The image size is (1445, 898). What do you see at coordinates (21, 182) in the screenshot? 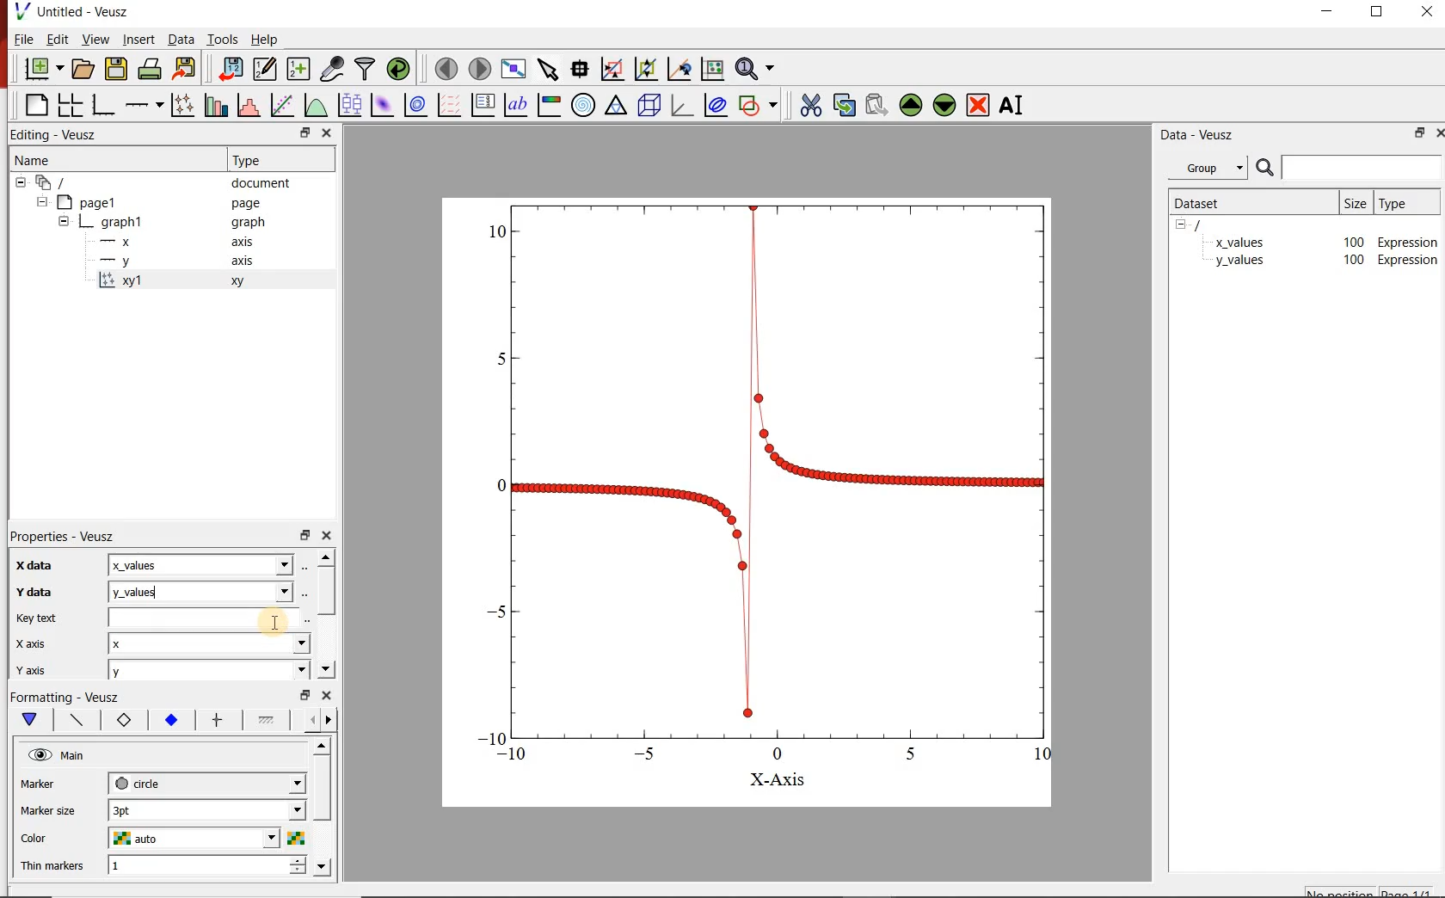
I see `hide` at bounding box center [21, 182].